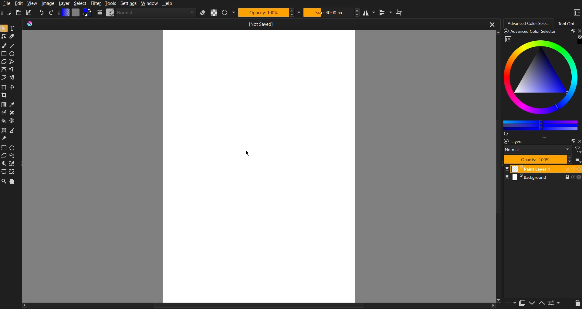 Image resolution: width=582 pixels, height=309 pixels. What do you see at coordinates (6, 4) in the screenshot?
I see `File` at bounding box center [6, 4].